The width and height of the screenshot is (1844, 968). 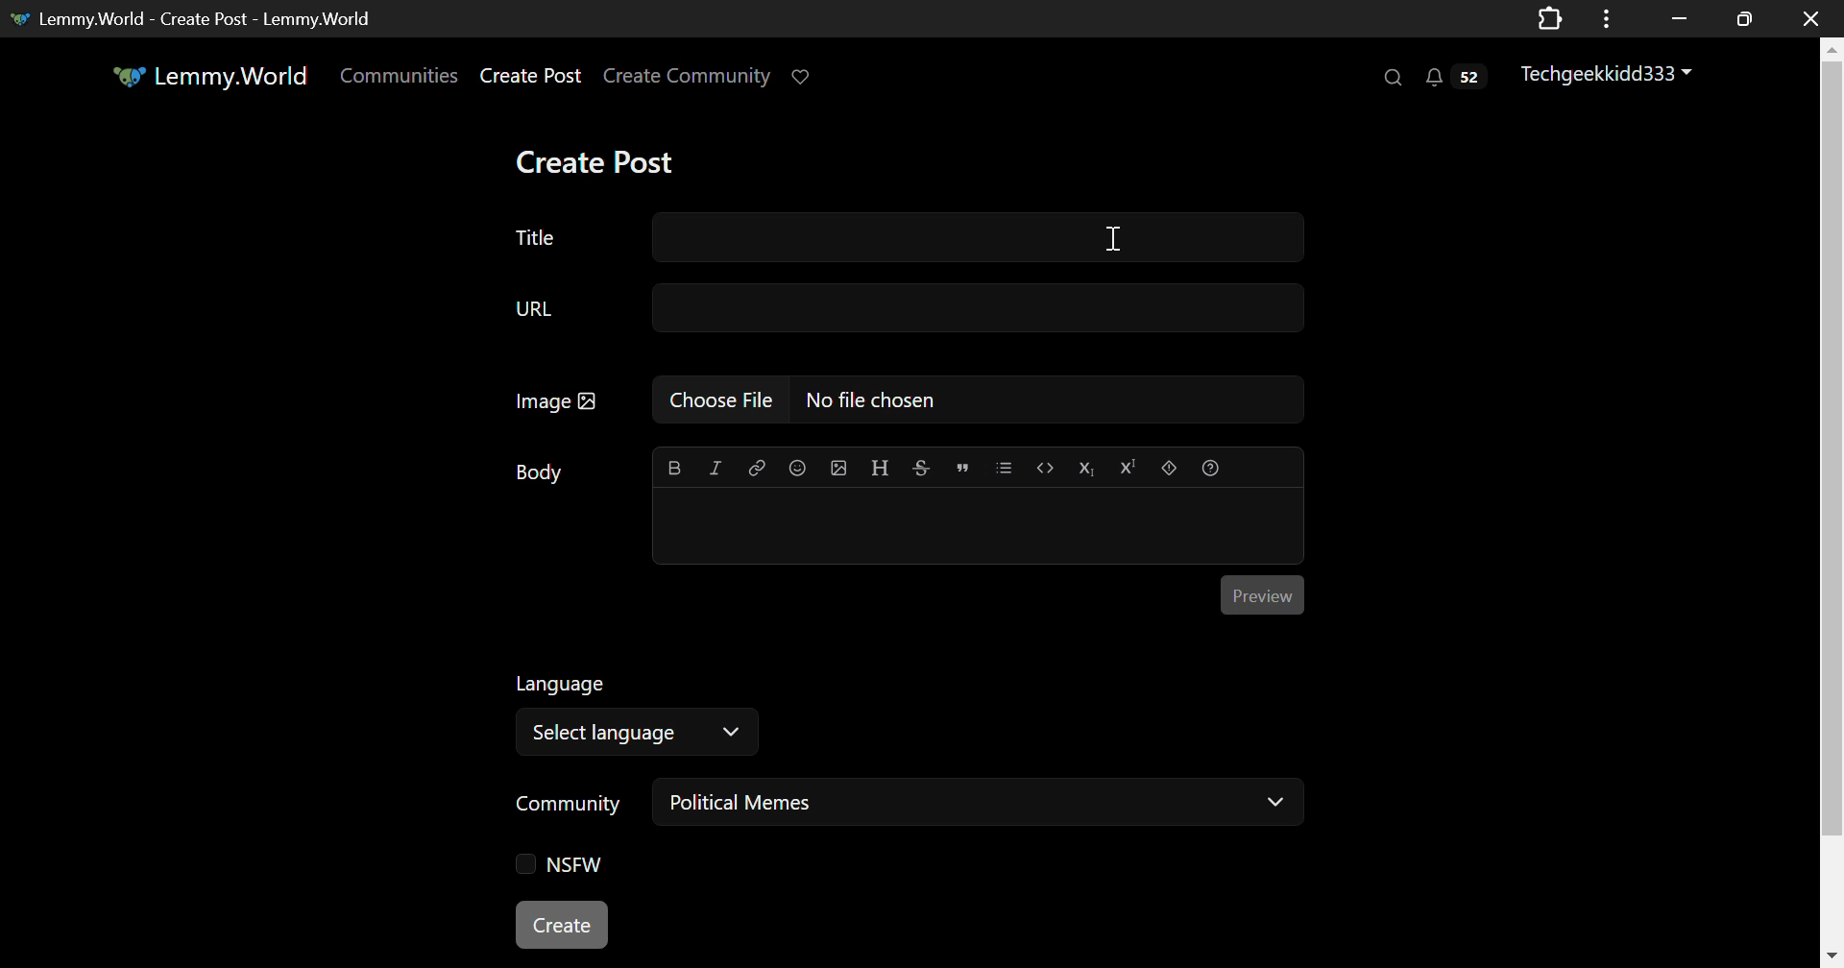 What do you see at coordinates (1088, 468) in the screenshot?
I see `Subscript` at bounding box center [1088, 468].